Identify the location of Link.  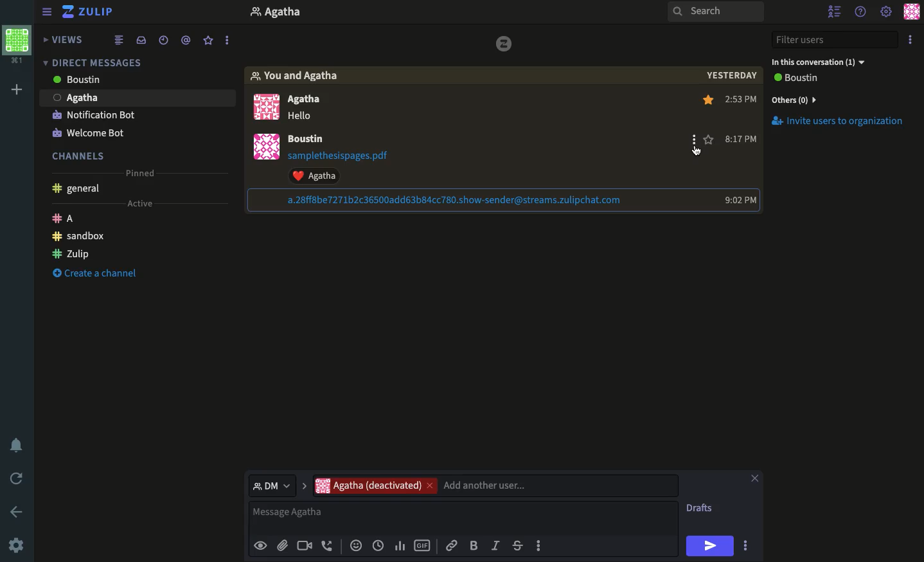
(452, 543).